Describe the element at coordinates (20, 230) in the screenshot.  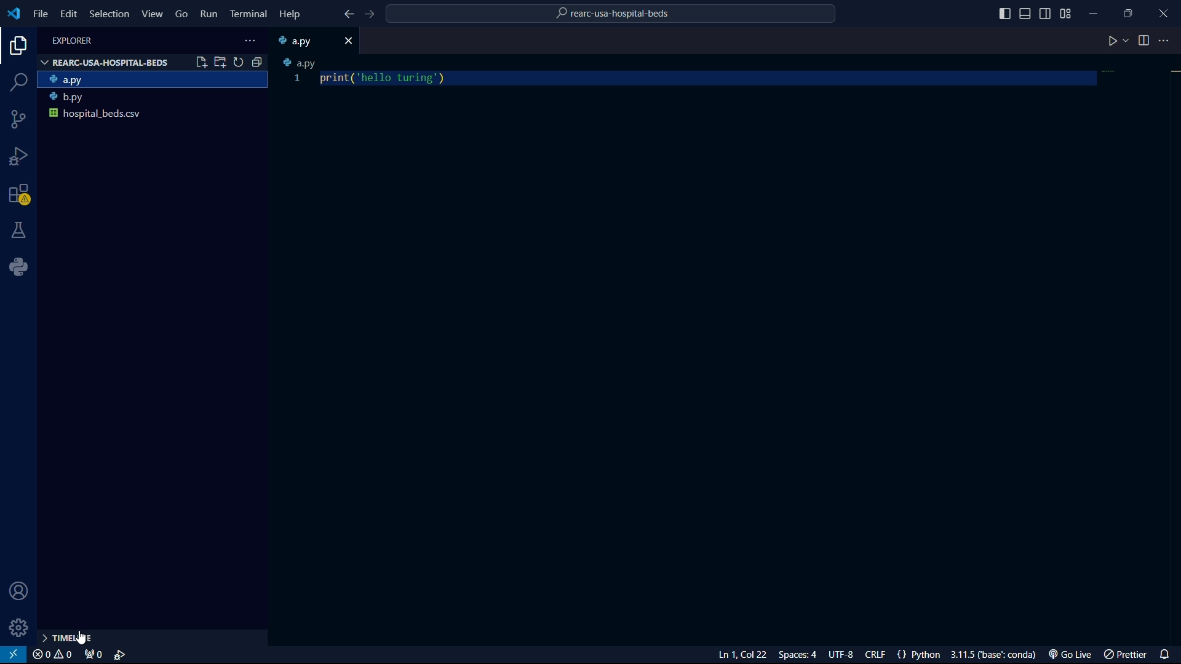
I see `testing` at that location.